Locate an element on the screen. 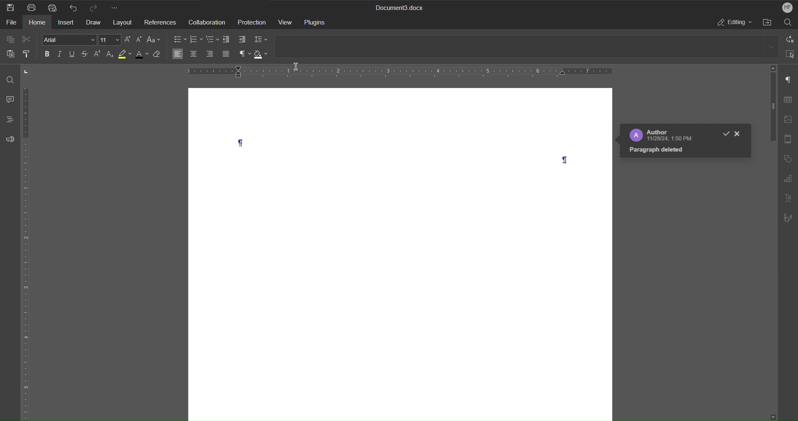  HF is located at coordinates (787, 7).